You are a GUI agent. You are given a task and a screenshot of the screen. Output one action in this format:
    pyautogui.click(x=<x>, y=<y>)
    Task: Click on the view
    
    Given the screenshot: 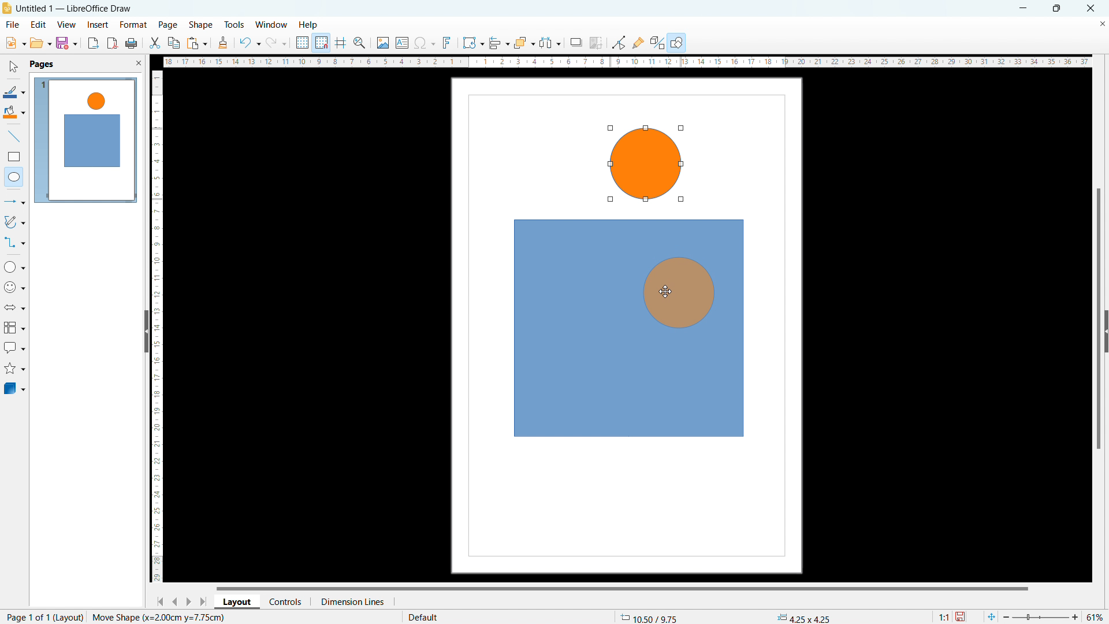 What is the action you would take?
    pyautogui.click(x=66, y=25)
    